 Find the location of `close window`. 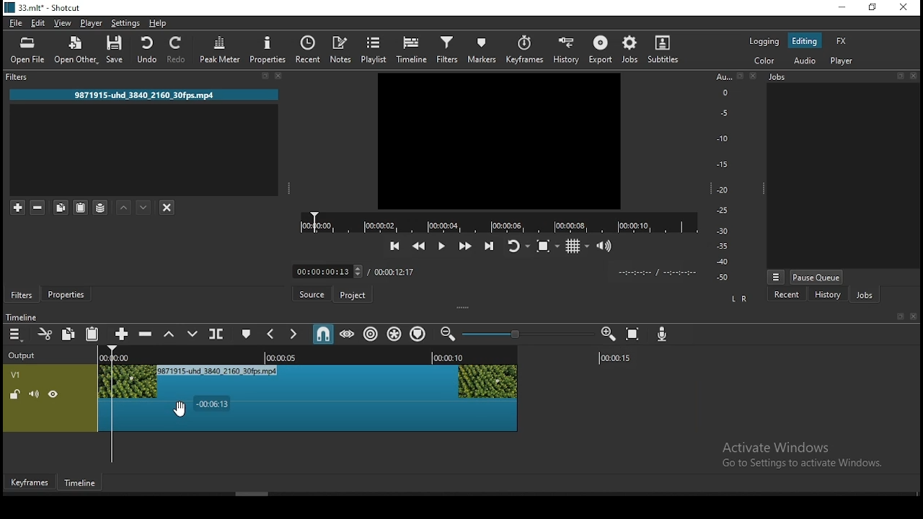

close window is located at coordinates (904, 8).